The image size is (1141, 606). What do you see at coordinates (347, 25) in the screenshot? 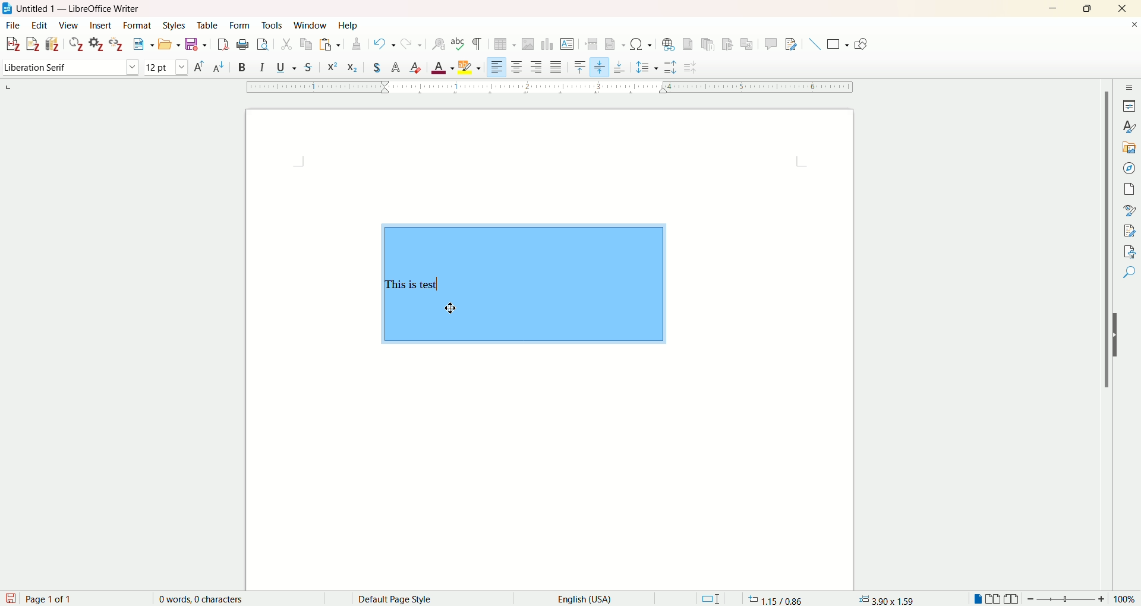
I see `help` at bounding box center [347, 25].